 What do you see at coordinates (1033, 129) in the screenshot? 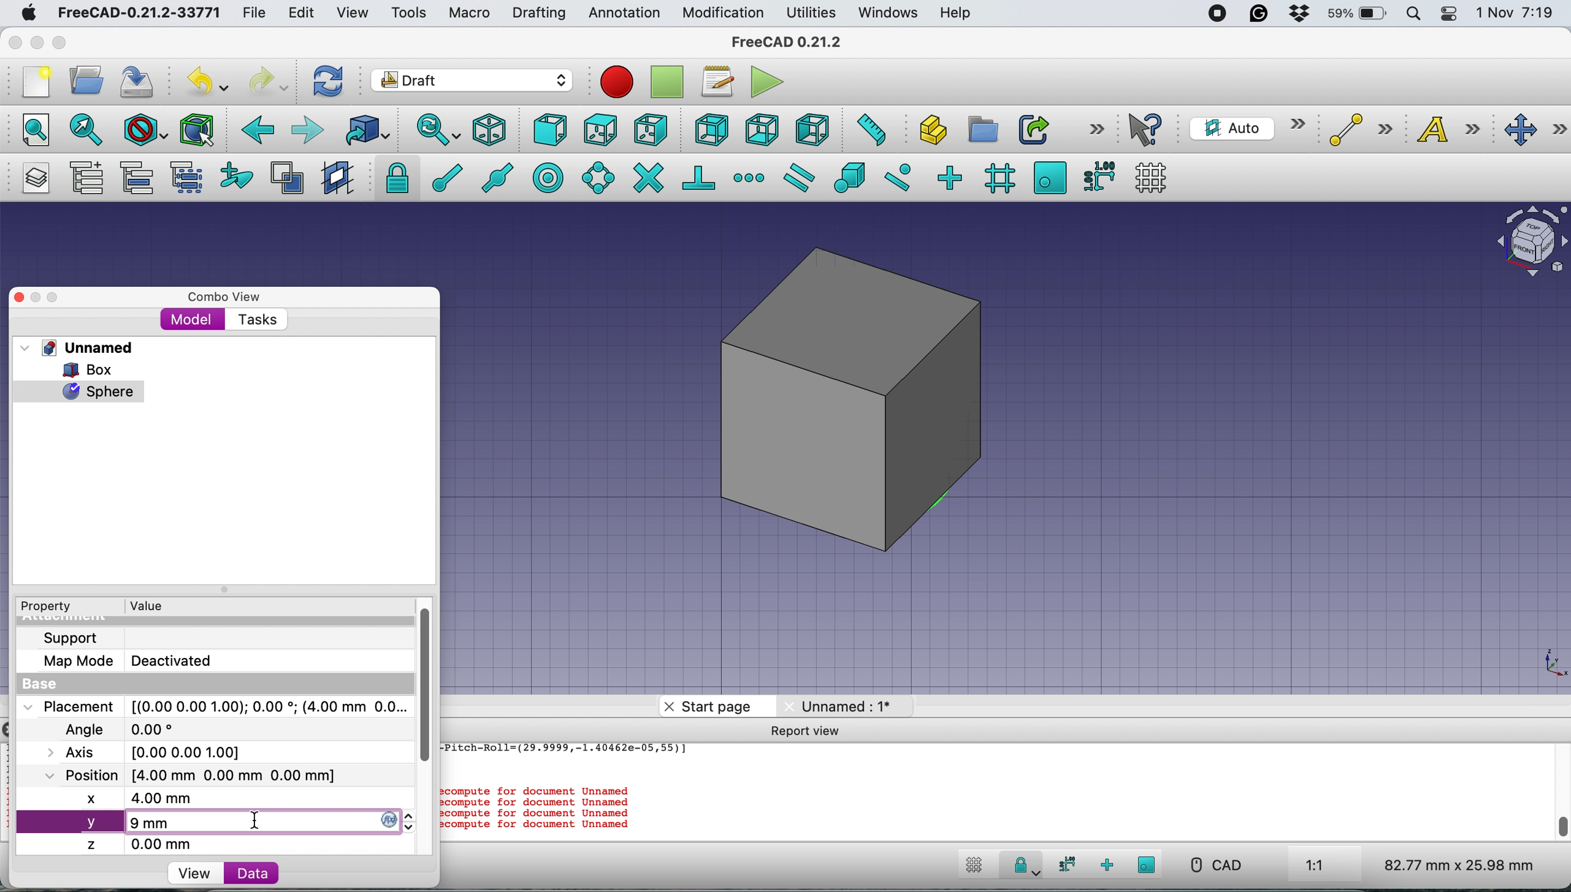
I see `make link` at bounding box center [1033, 129].